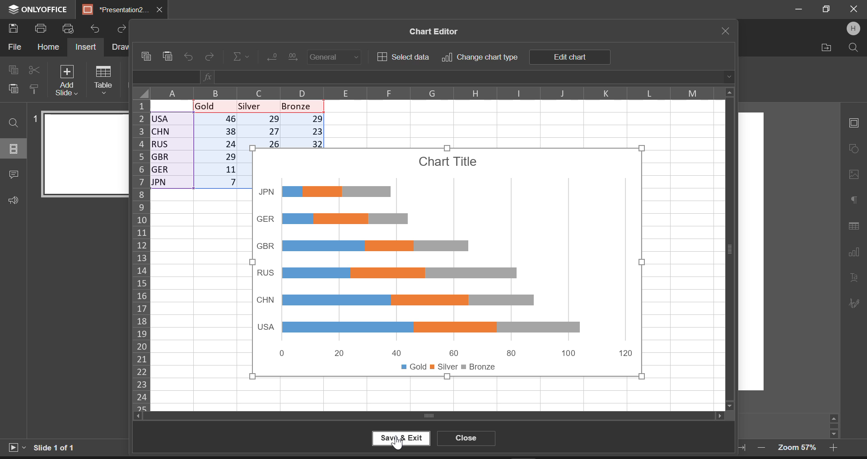  What do you see at coordinates (42, 29) in the screenshot?
I see `Print` at bounding box center [42, 29].